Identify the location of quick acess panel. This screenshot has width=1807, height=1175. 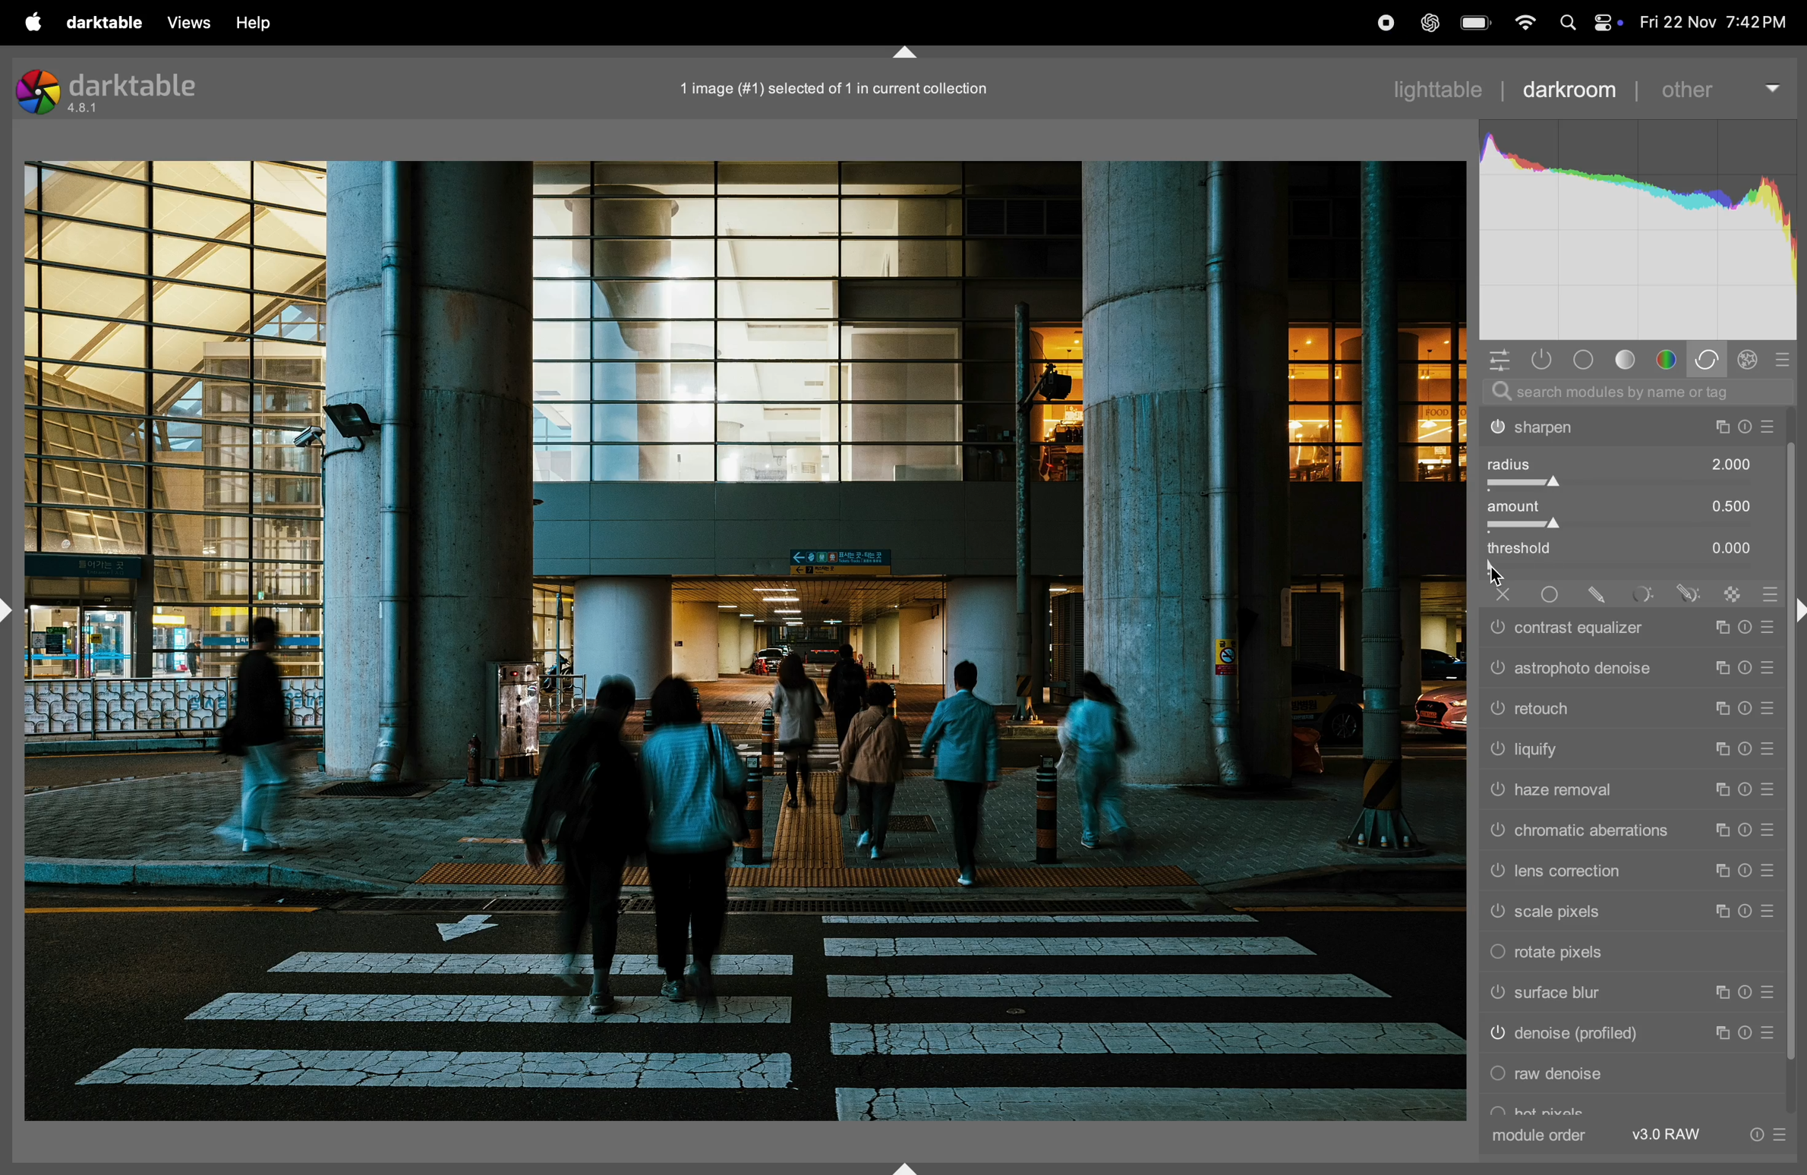
(1500, 359).